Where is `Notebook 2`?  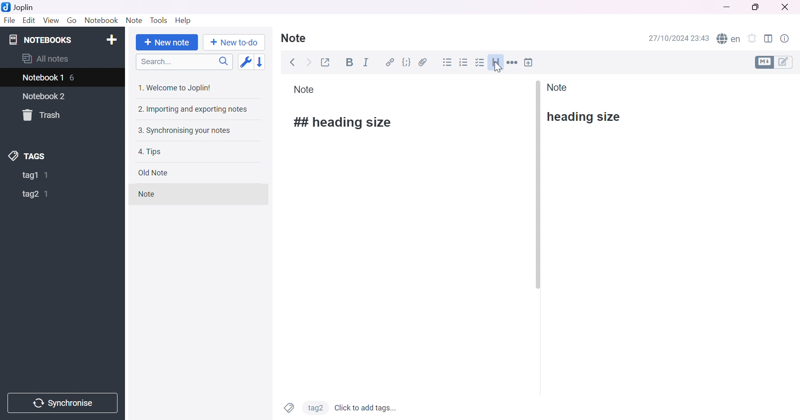
Notebook 2 is located at coordinates (45, 97).